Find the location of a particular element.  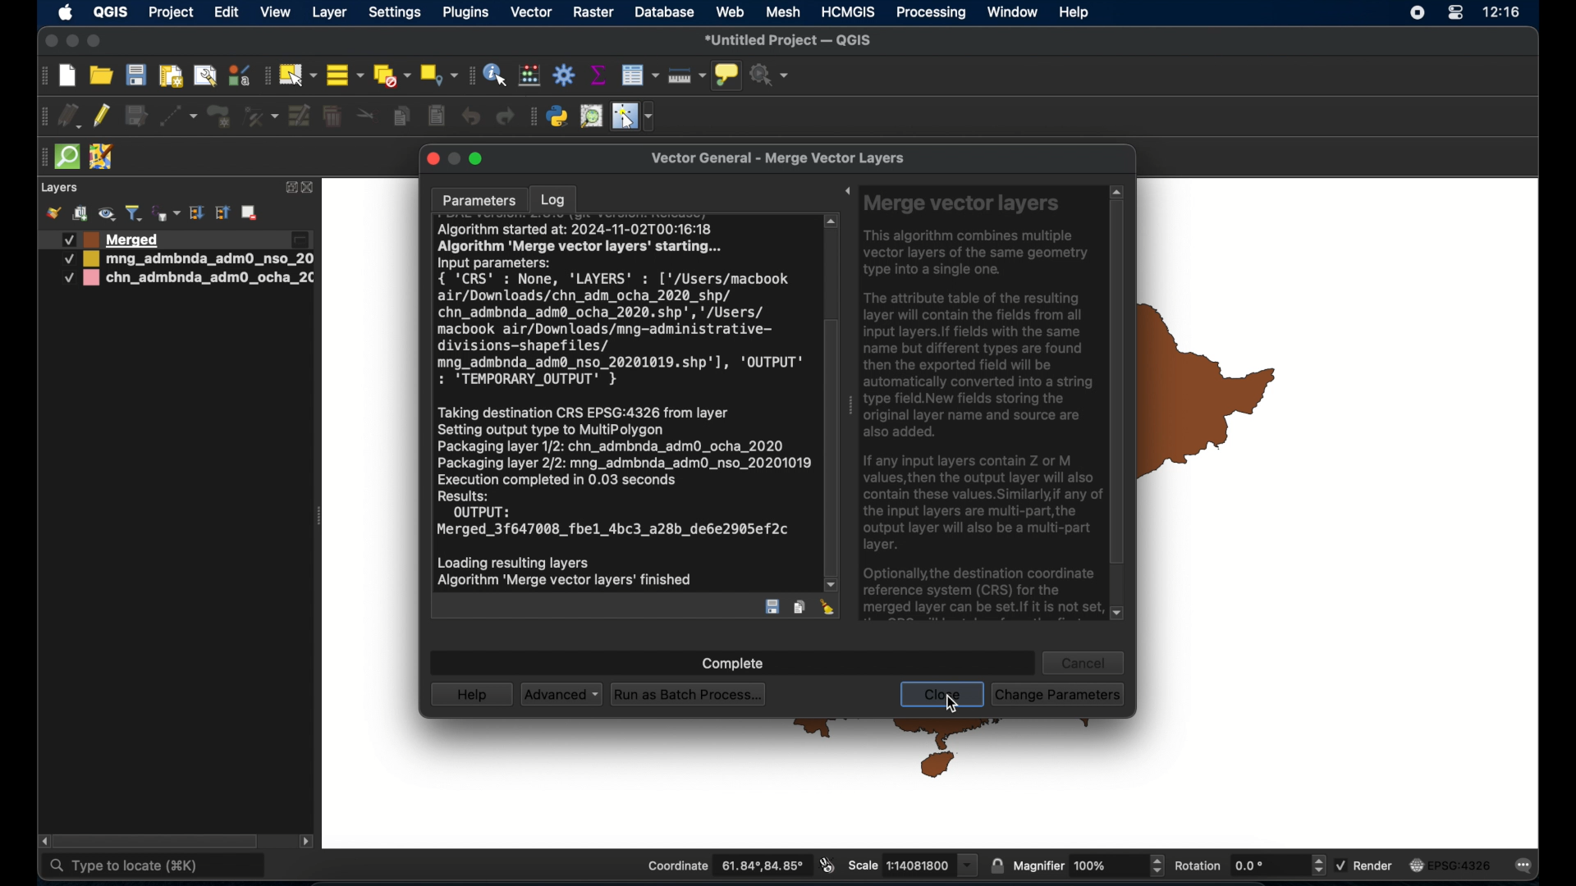

attributes table is located at coordinates (639, 75).